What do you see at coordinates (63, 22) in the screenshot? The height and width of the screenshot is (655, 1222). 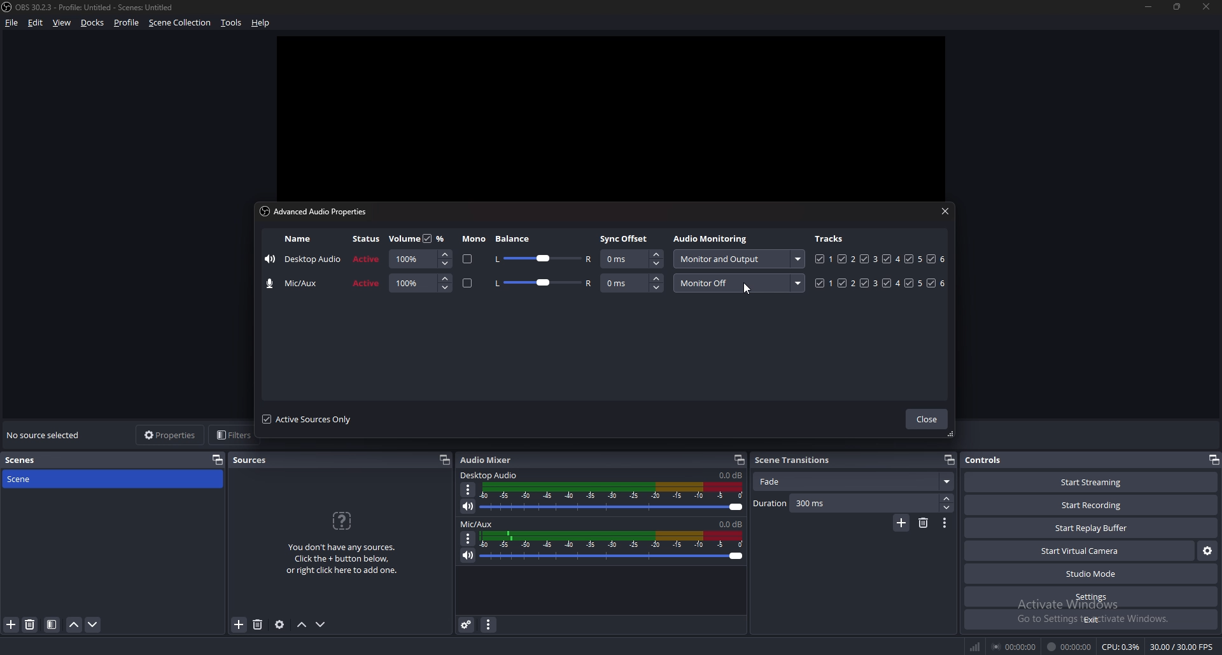 I see `view` at bounding box center [63, 22].